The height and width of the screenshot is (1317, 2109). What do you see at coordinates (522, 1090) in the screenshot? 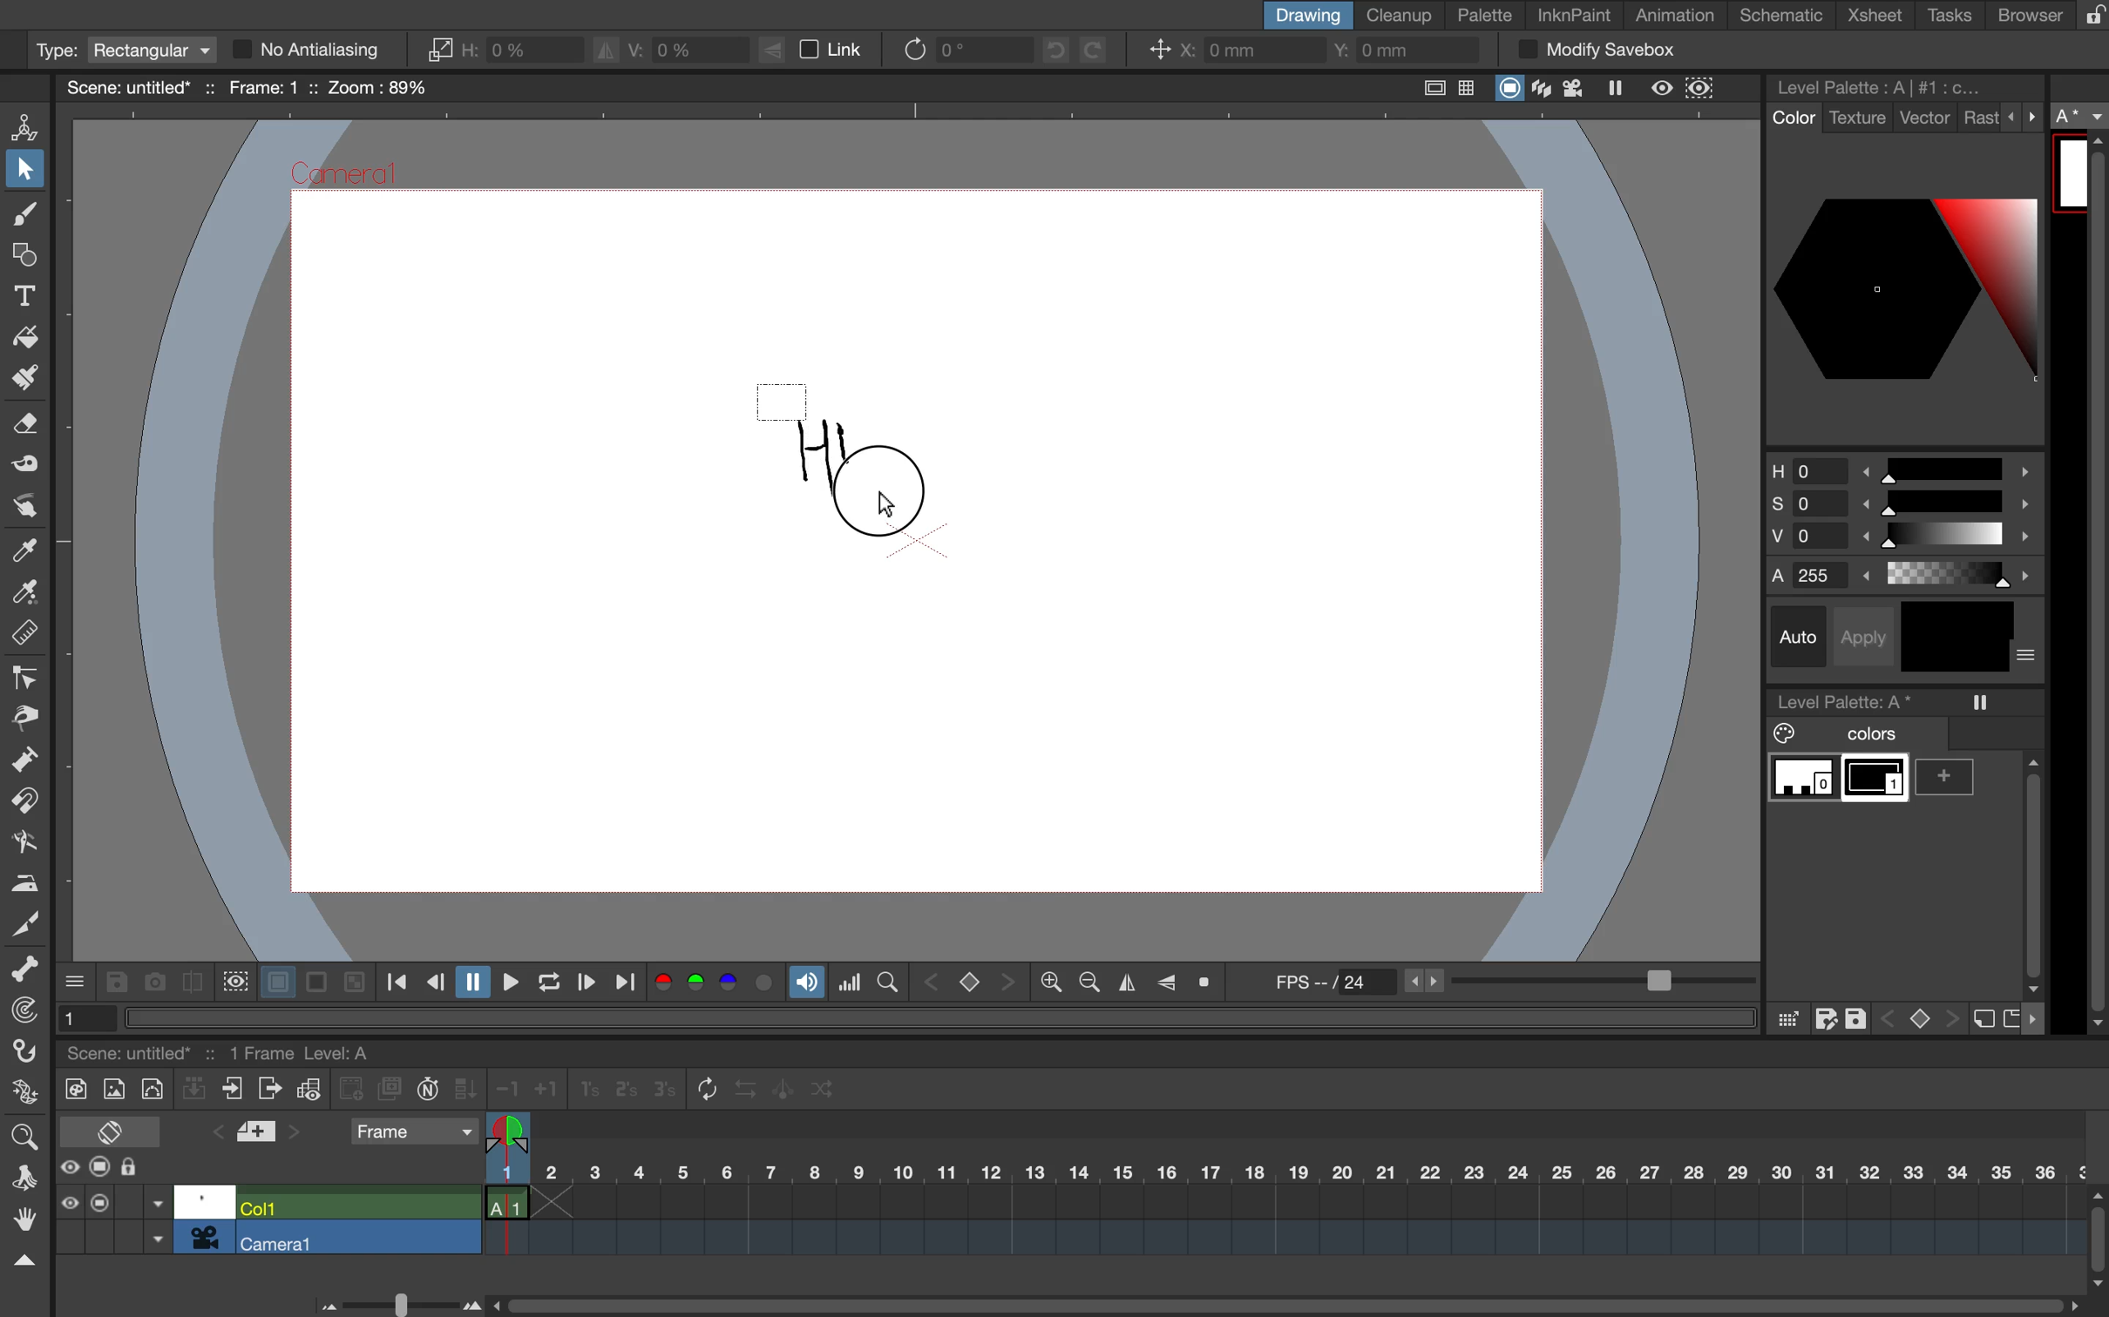
I see `increase decrease steps` at bounding box center [522, 1090].